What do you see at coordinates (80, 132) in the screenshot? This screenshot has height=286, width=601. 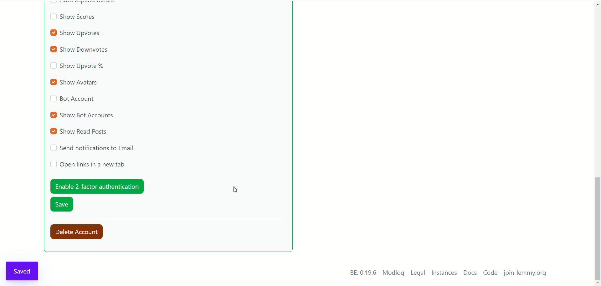 I see `selected show read posts` at bounding box center [80, 132].